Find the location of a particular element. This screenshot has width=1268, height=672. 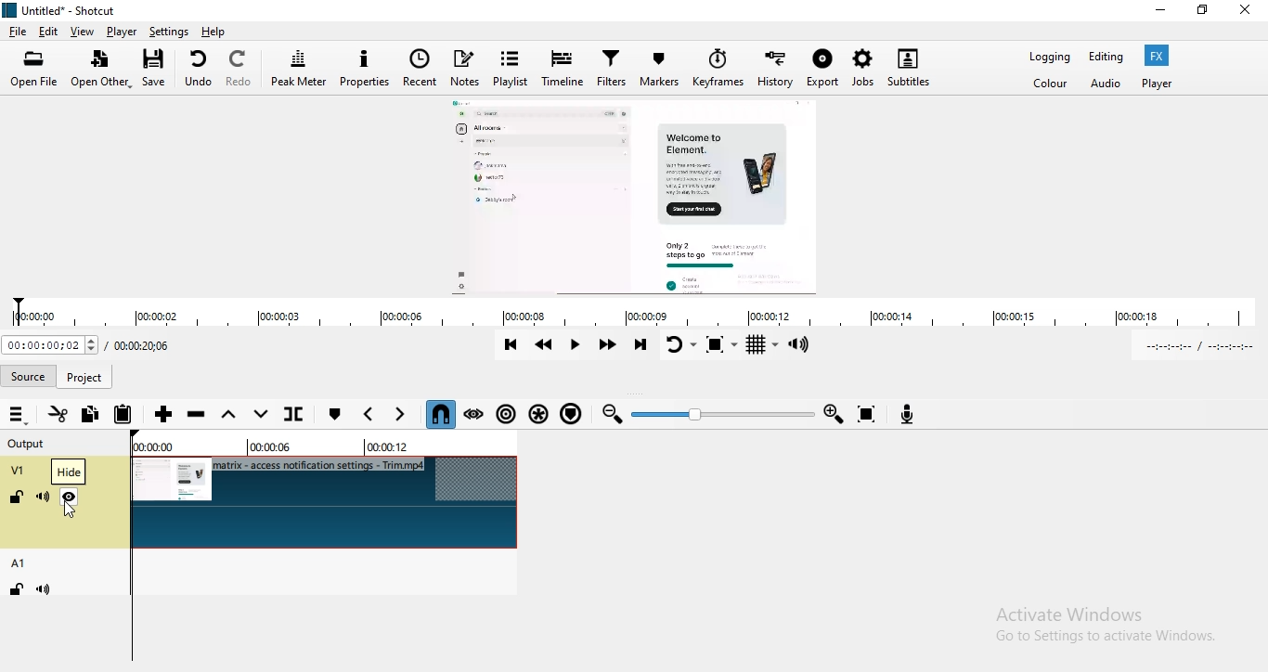

Toggle player looping  is located at coordinates (679, 344).